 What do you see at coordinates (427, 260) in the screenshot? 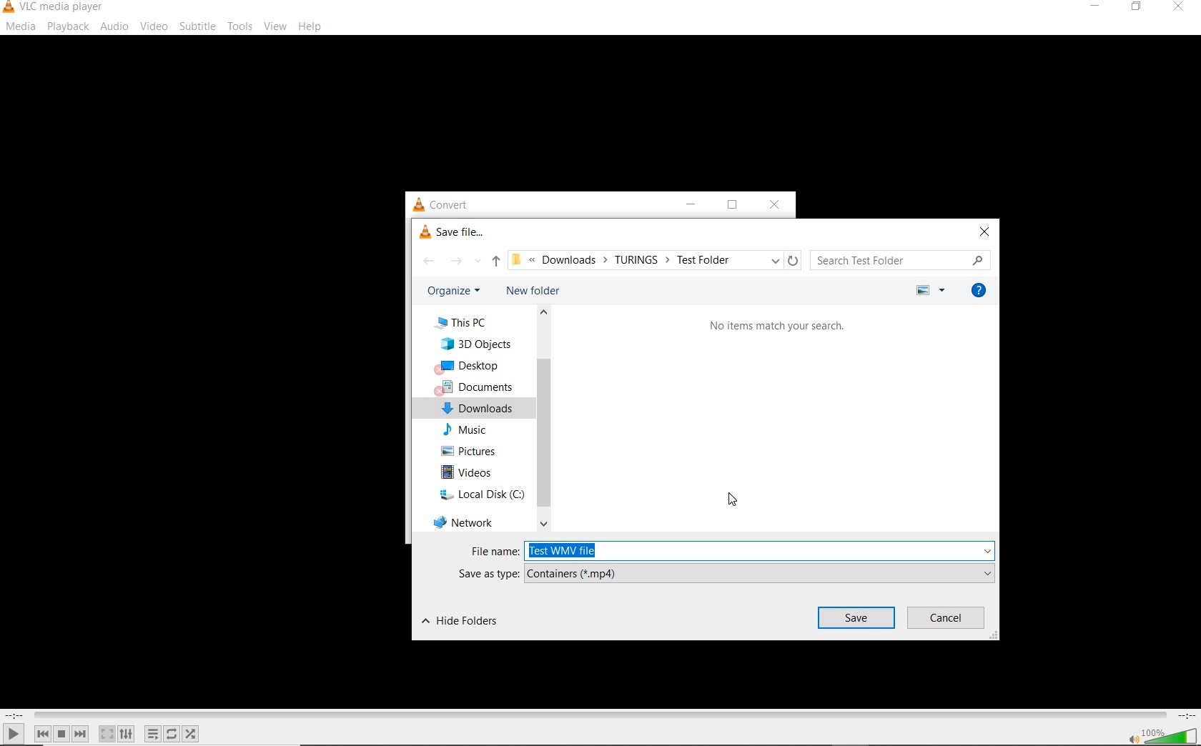
I see `back` at bounding box center [427, 260].